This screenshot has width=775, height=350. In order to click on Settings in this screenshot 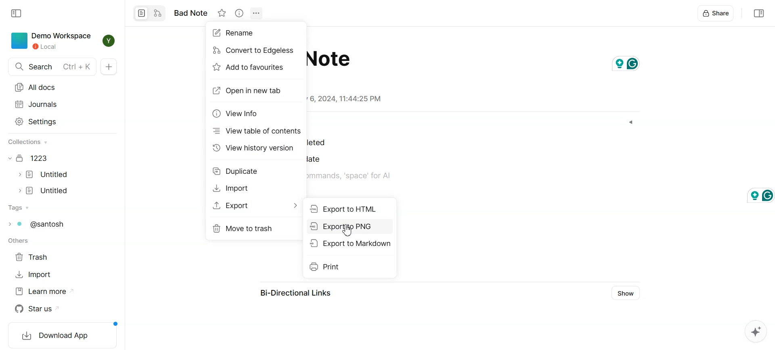, I will do `click(257, 13)`.